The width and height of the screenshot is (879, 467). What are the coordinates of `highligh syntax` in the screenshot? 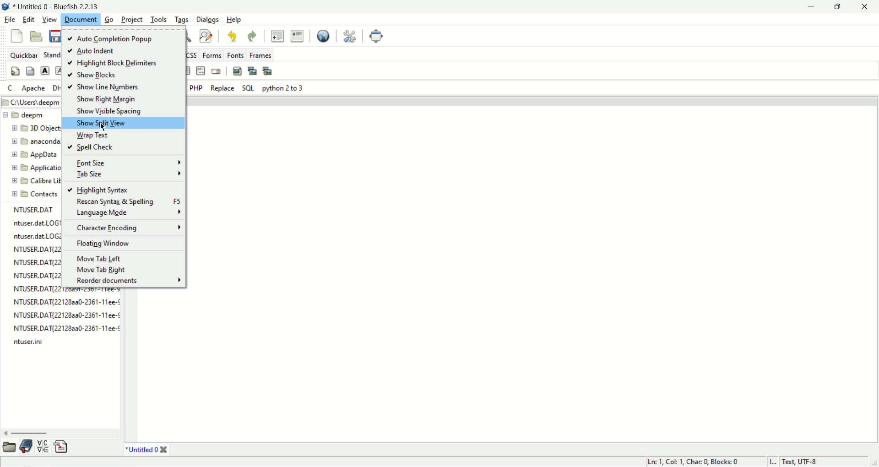 It's located at (99, 190).